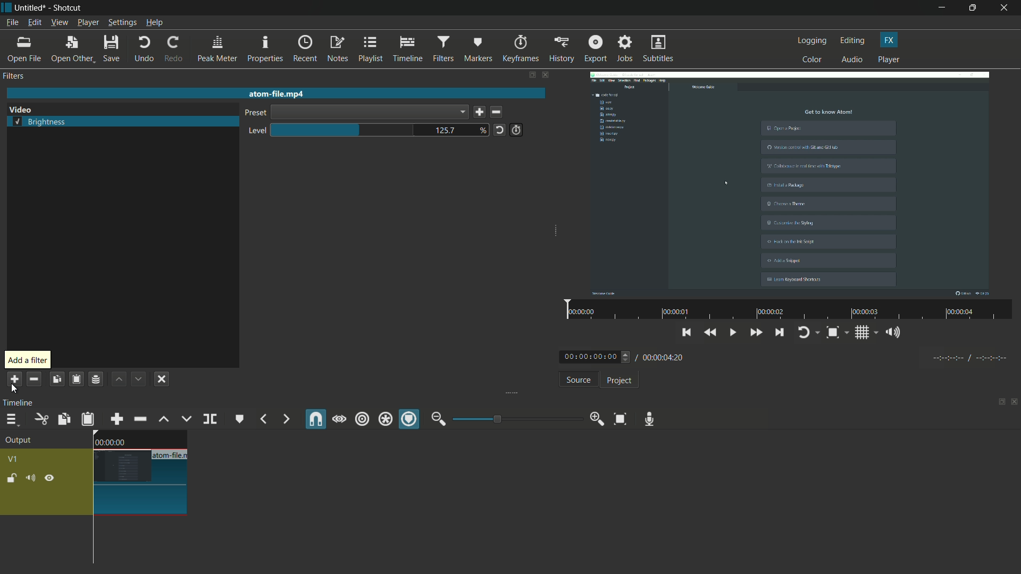 The height and width of the screenshot is (574, 1021). I want to click on next marker, so click(284, 419).